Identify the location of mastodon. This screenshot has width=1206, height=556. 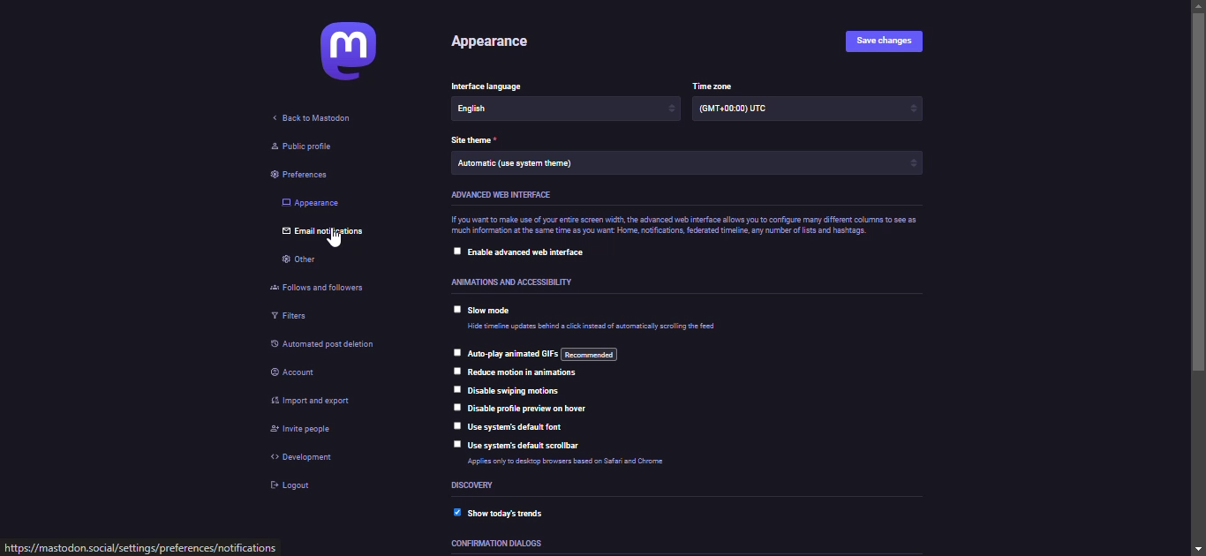
(354, 49).